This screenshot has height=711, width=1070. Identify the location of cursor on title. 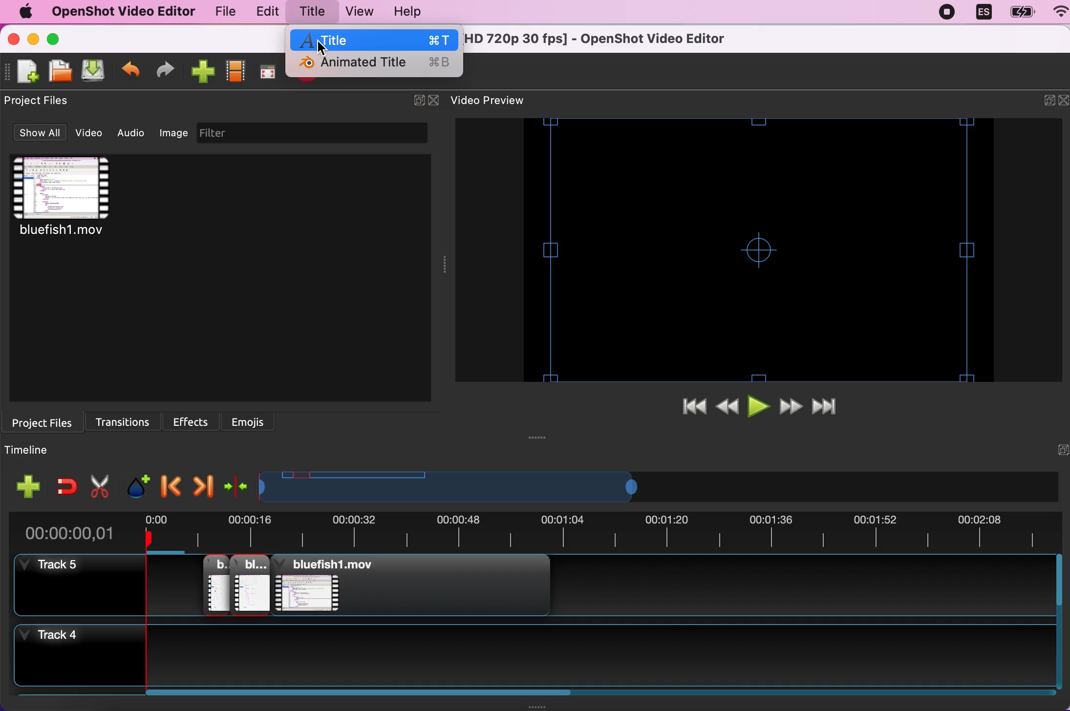
(322, 48).